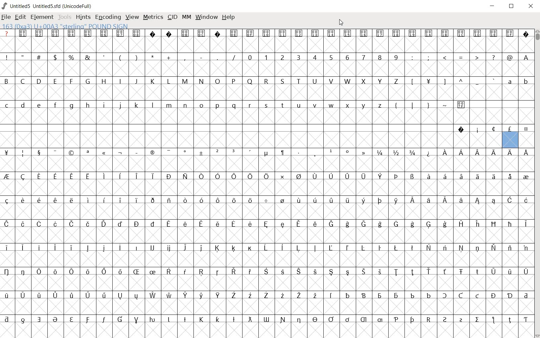 The image size is (540, 338). Describe the element at coordinates (233, 106) in the screenshot. I see `q` at that location.